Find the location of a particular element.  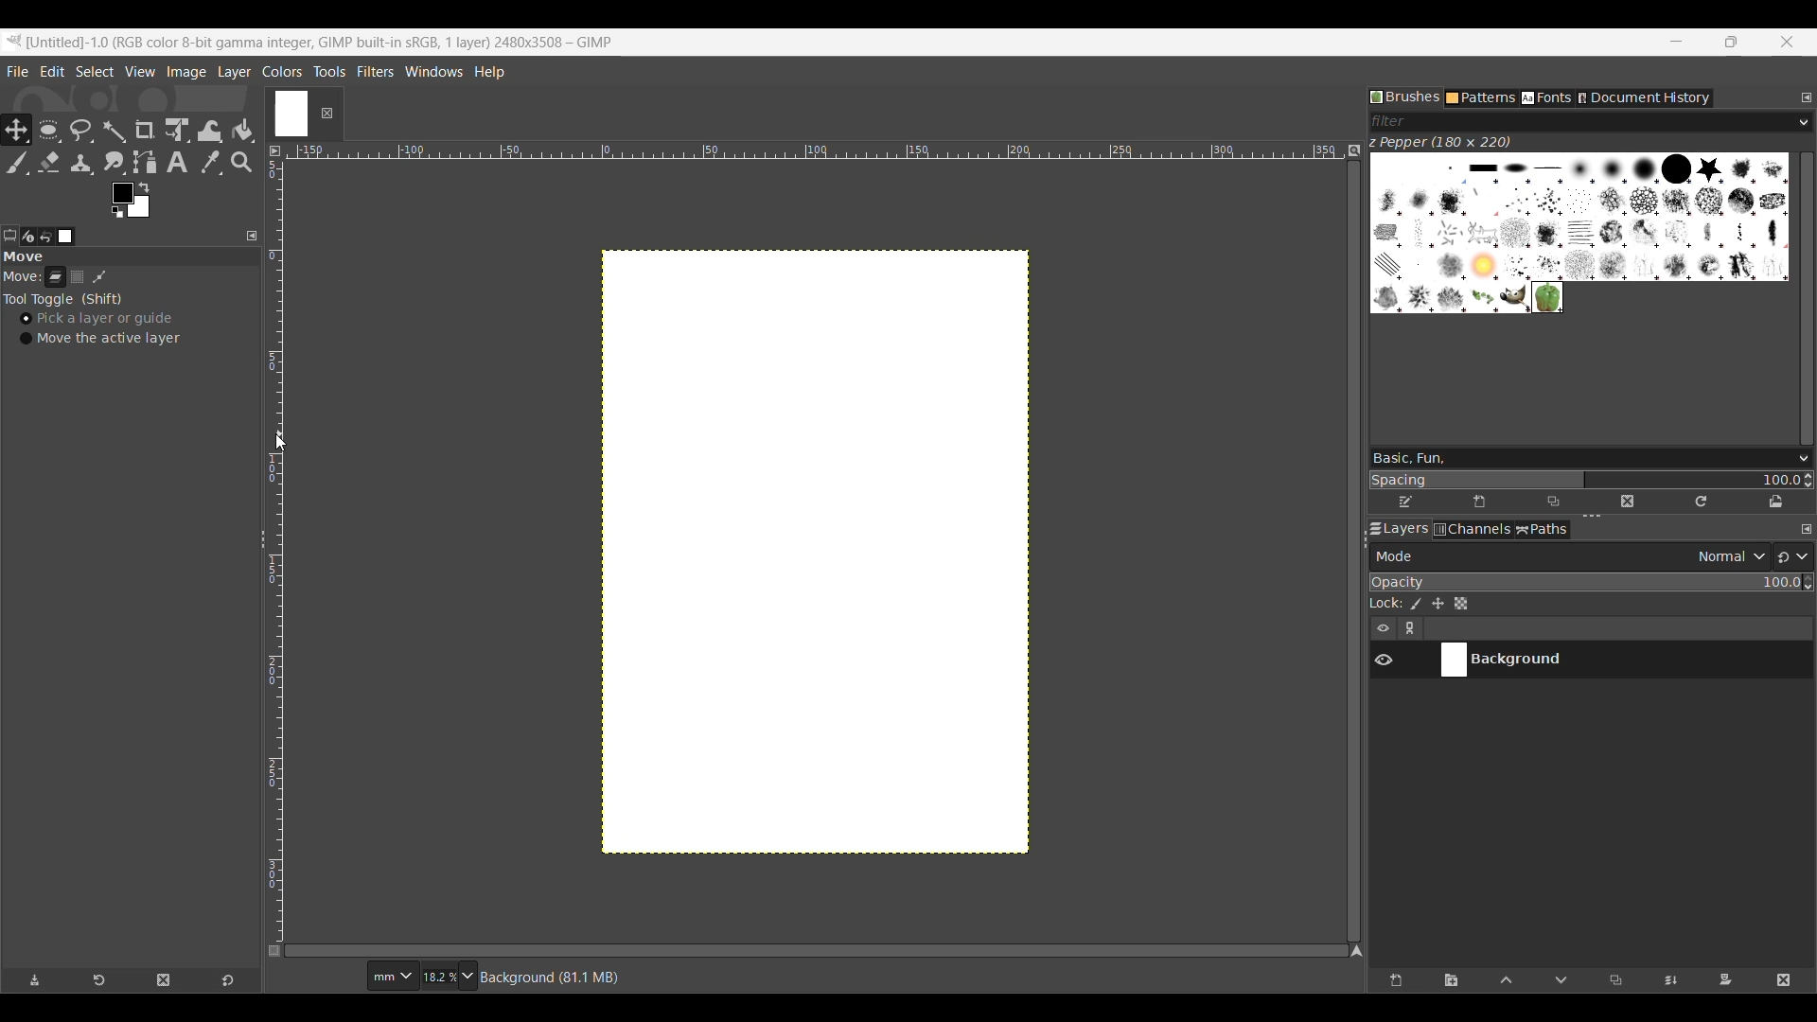

Move the active layer toggle is located at coordinates (100, 339).